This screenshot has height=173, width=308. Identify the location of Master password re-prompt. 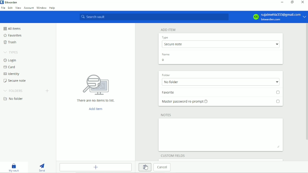
(221, 103).